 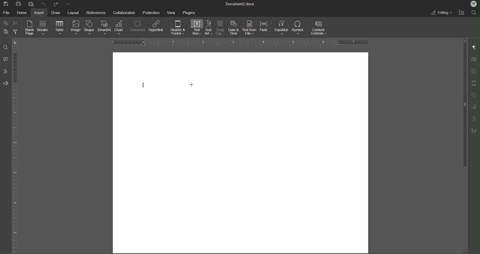 What do you see at coordinates (172, 12) in the screenshot?
I see `View` at bounding box center [172, 12].